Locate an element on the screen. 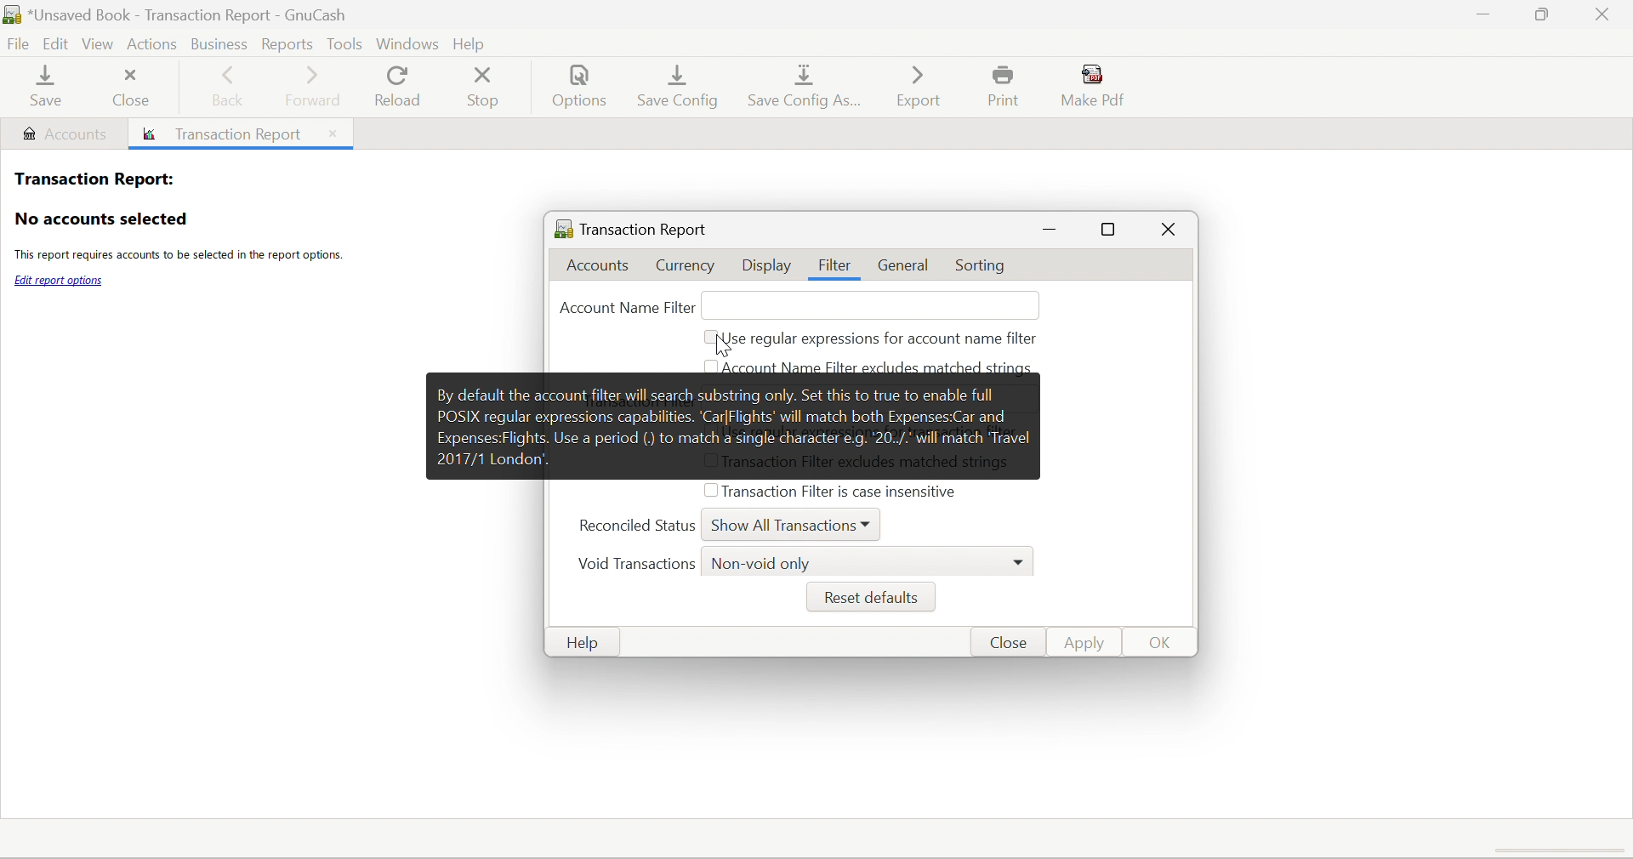  Business is located at coordinates (217, 43).